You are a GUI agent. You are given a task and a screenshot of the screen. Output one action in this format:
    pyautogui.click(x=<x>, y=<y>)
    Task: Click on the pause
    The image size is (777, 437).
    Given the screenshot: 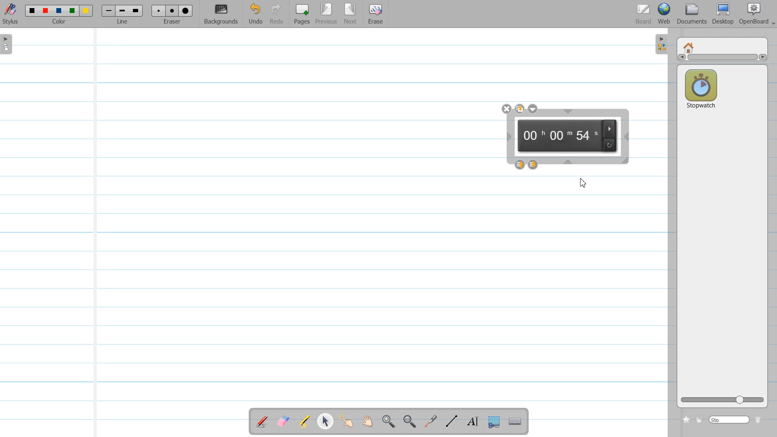 What is the action you would take?
    pyautogui.click(x=610, y=128)
    